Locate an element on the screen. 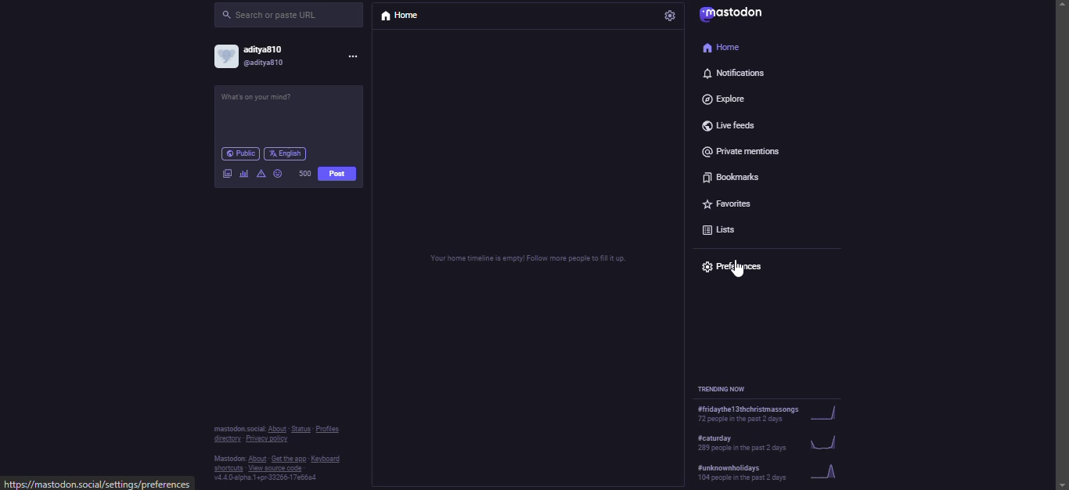  home is located at coordinates (725, 49).